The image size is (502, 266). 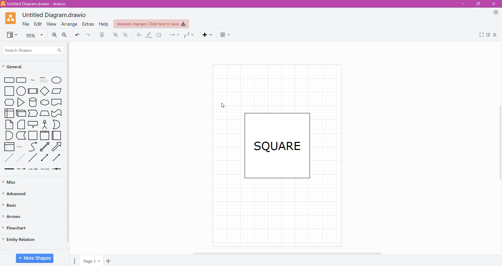 I want to click on Waypoints, so click(x=189, y=36).